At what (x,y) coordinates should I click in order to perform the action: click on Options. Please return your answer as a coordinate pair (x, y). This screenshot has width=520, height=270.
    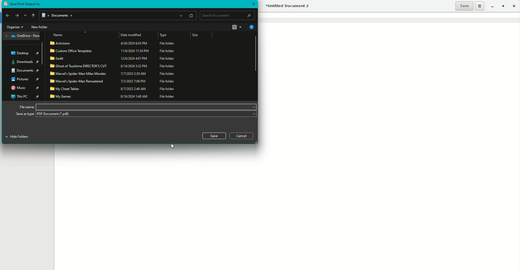
    Looking at the image, I should click on (480, 6).